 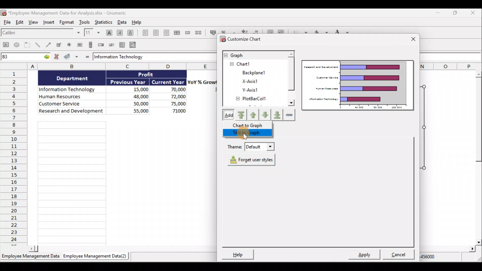 What do you see at coordinates (66, 23) in the screenshot?
I see `Format` at bounding box center [66, 23].